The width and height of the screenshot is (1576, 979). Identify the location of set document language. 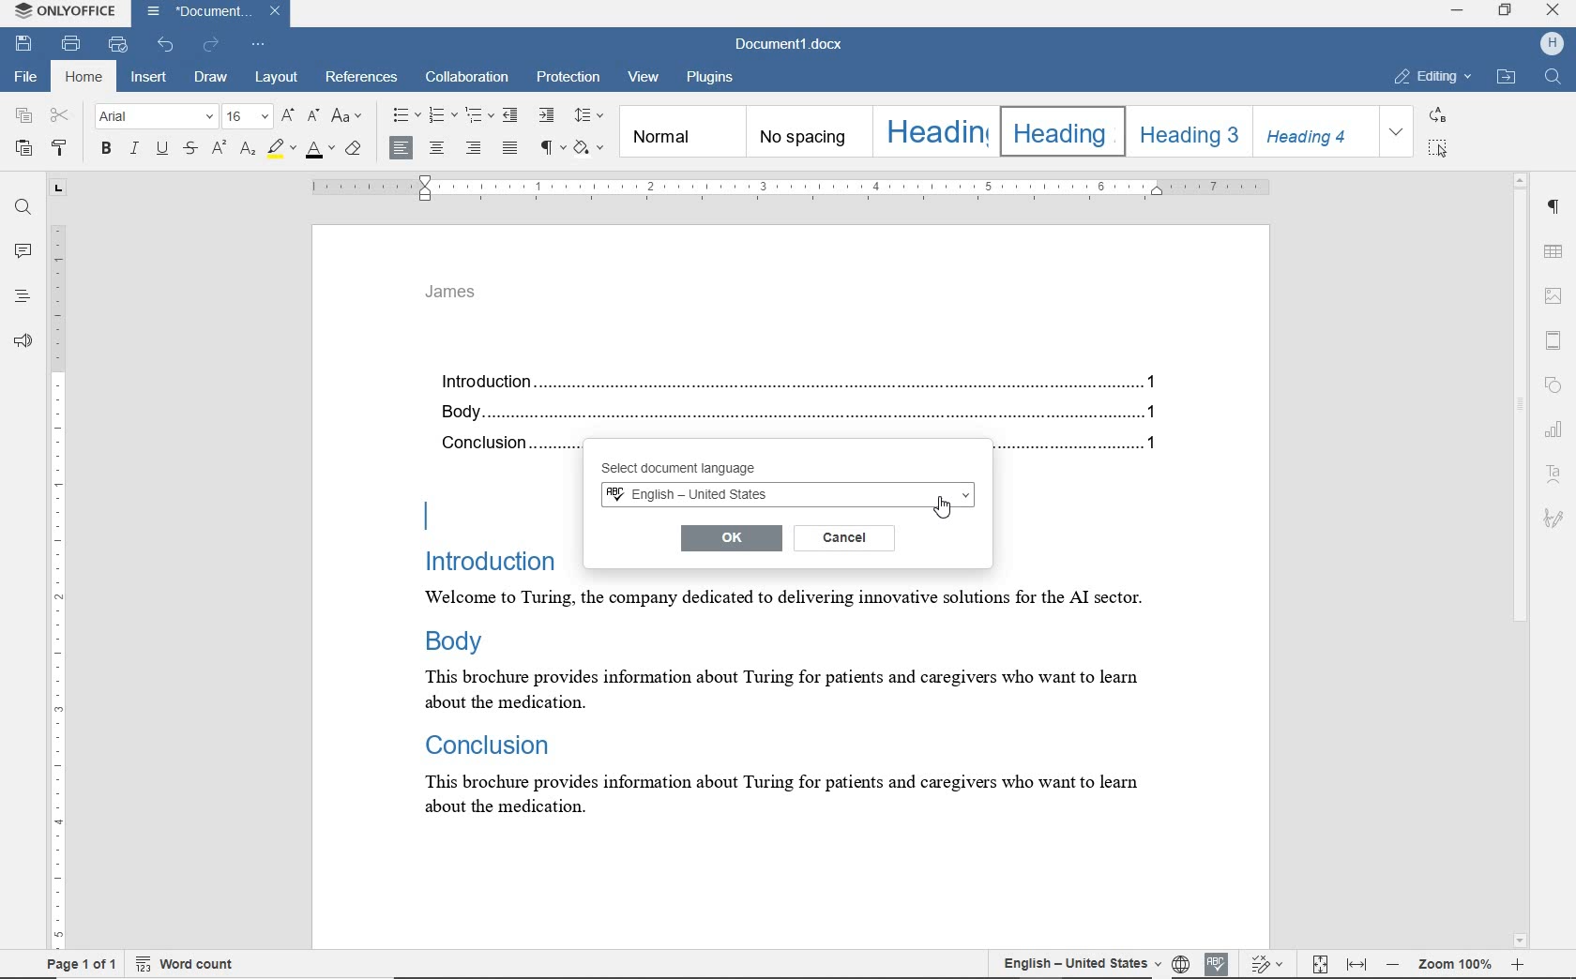
(1072, 962).